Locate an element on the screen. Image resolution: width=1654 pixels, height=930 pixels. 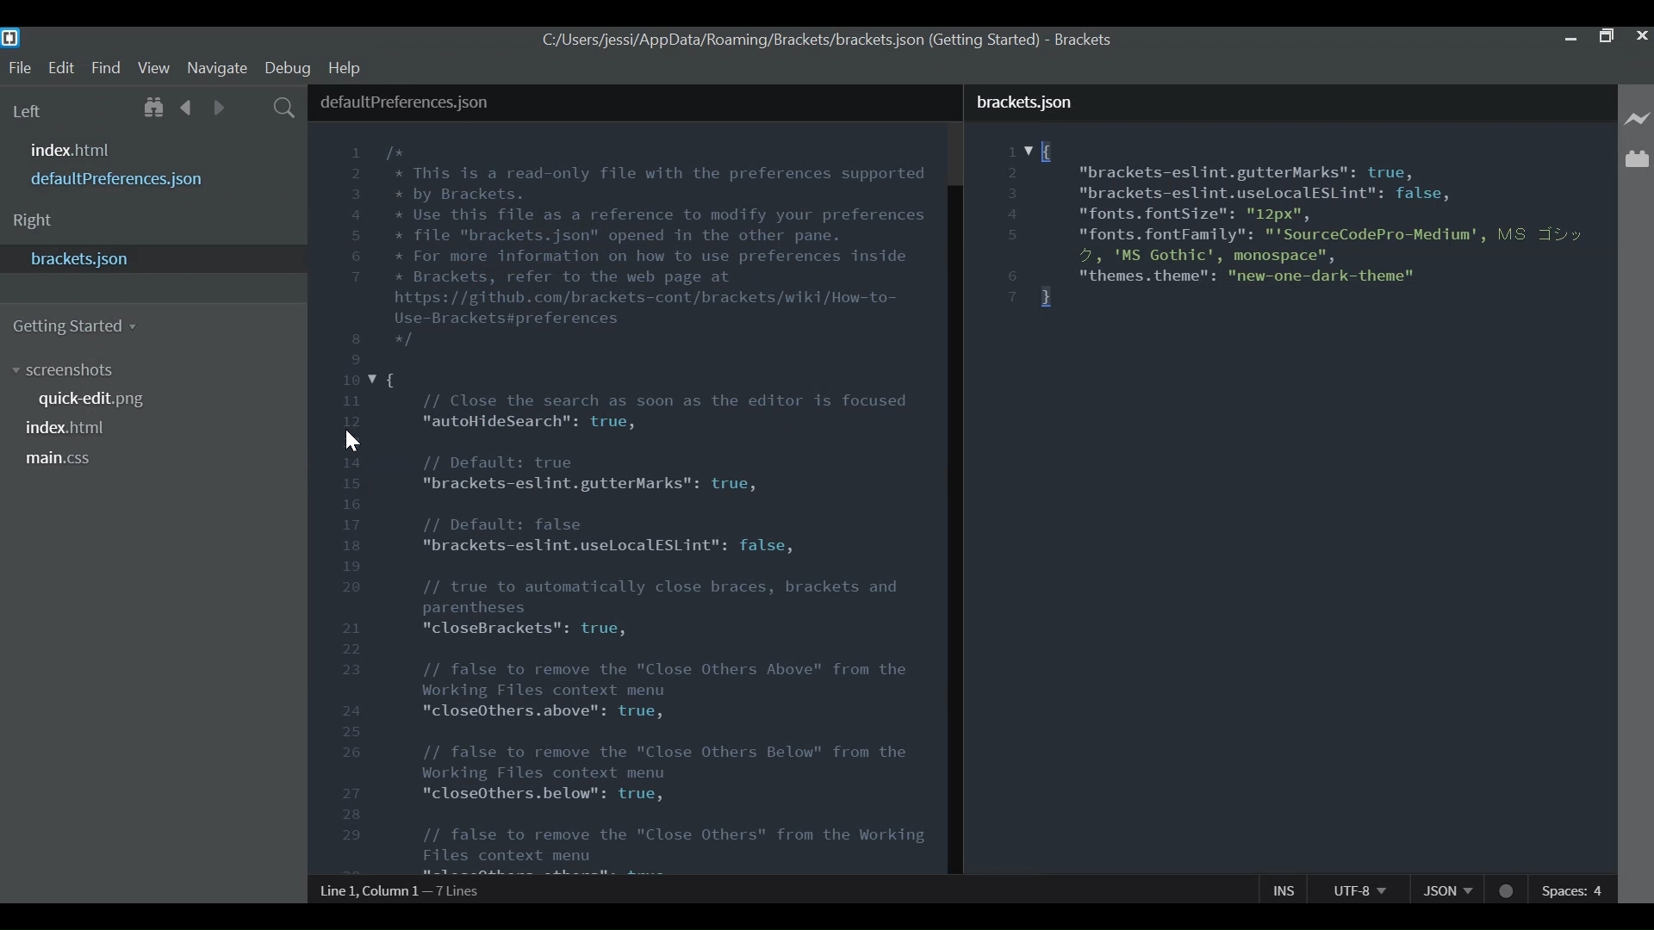
index.html is located at coordinates (70, 430).